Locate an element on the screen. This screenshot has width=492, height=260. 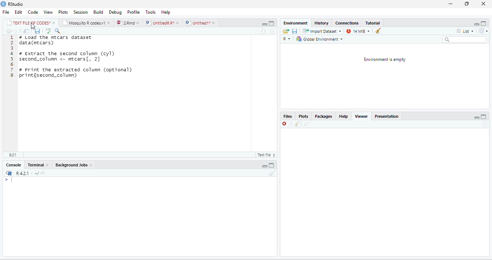
4 is located at coordinates (12, 54).